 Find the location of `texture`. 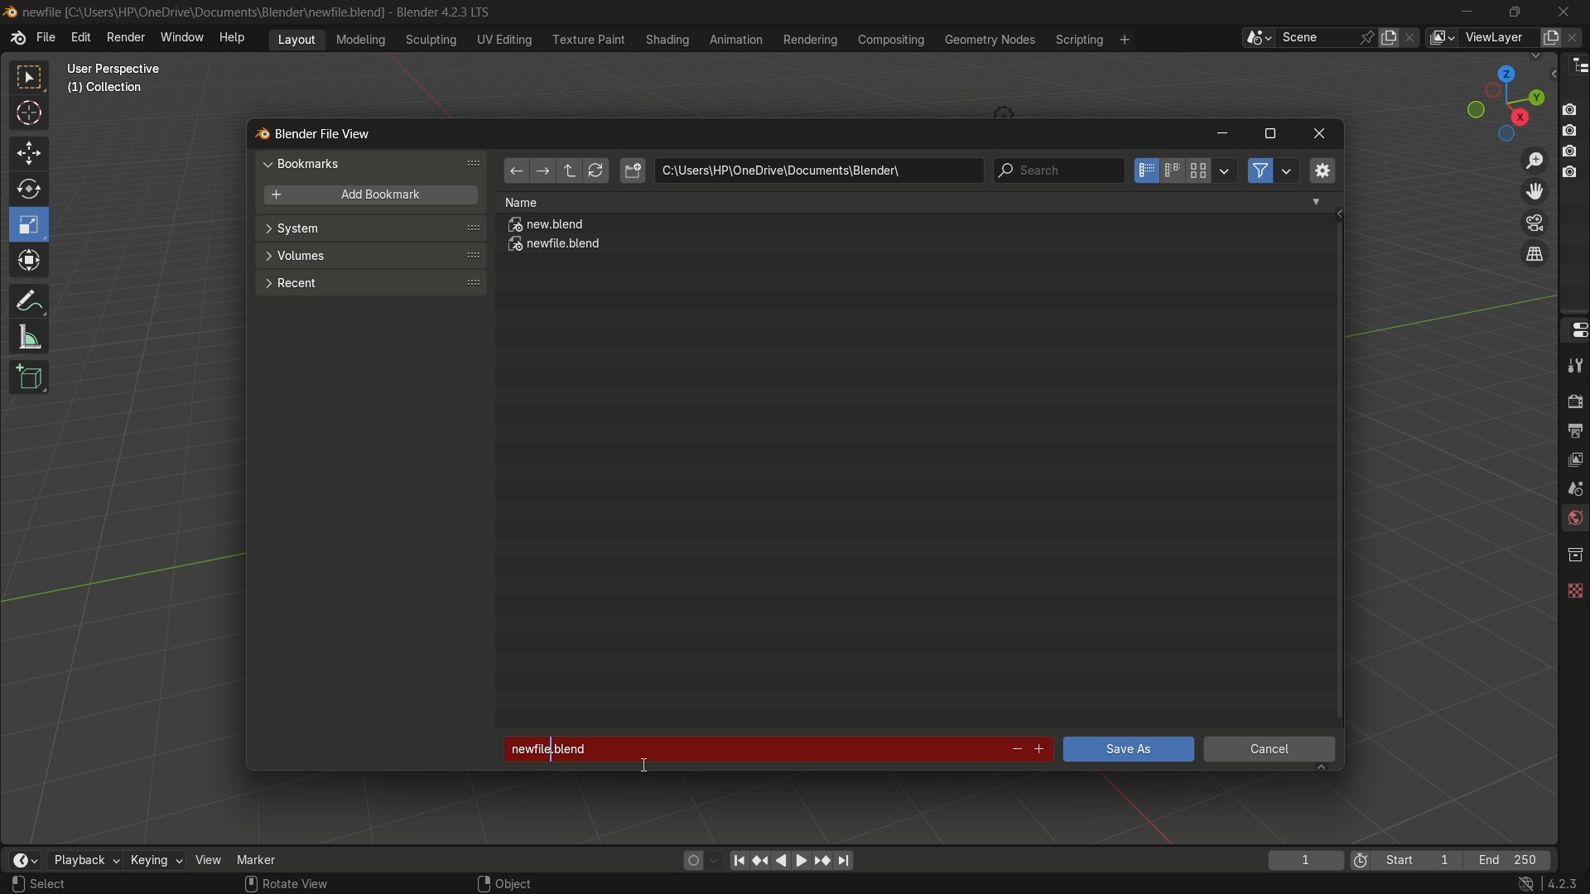

texture is located at coordinates (1573, 587).